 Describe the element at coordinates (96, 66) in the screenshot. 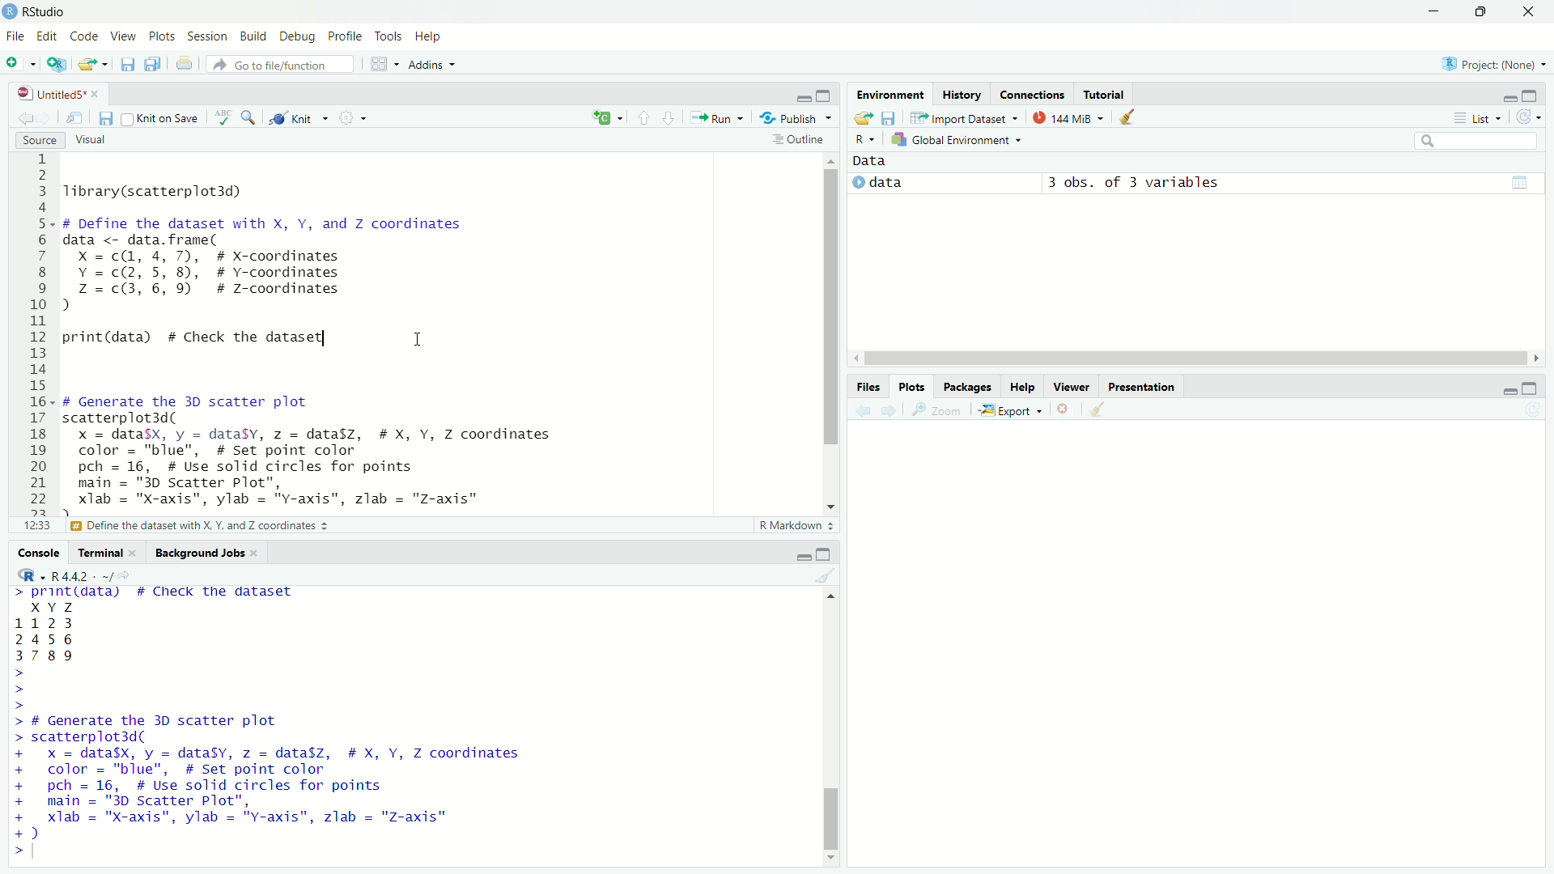

I see `open an existing file` at that location.